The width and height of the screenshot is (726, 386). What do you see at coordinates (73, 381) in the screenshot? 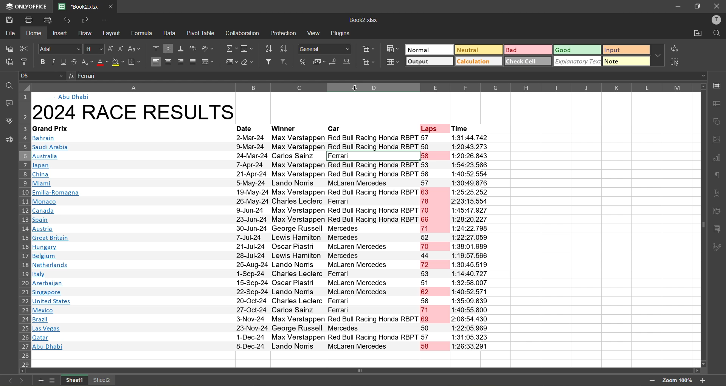
I see `sheet1` at bounding box center [73, 381].